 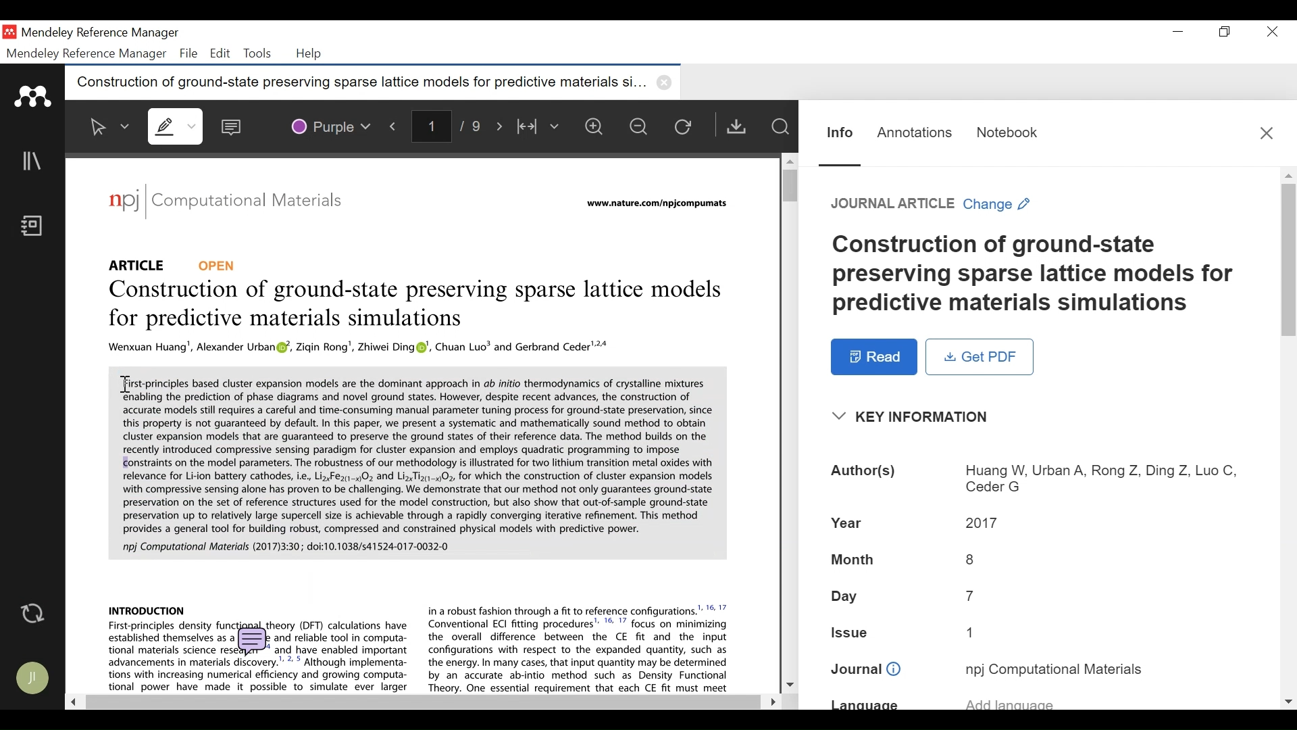 What do you see at coordinates (33, 161) in the screenshot?
I see `Library` at bounding box center [33, 161].